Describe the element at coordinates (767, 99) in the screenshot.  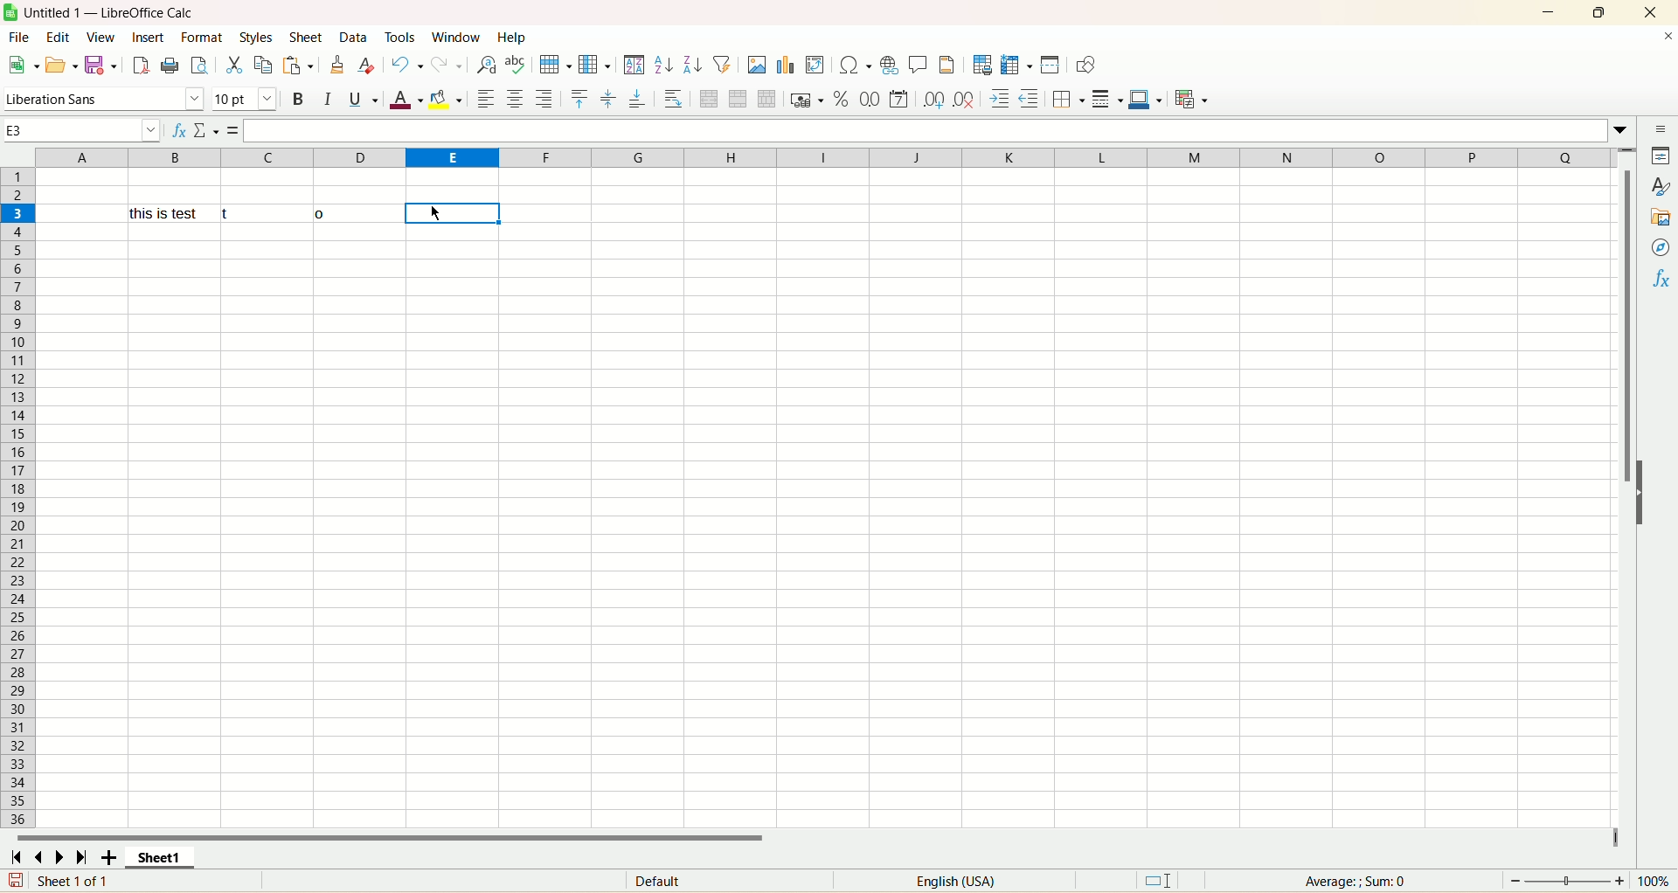
I see `unmerge cells` at that location.